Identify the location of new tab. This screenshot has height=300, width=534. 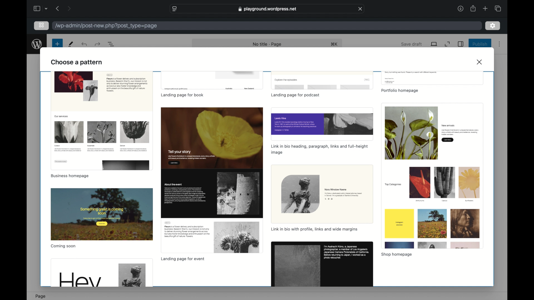
(485, 8).